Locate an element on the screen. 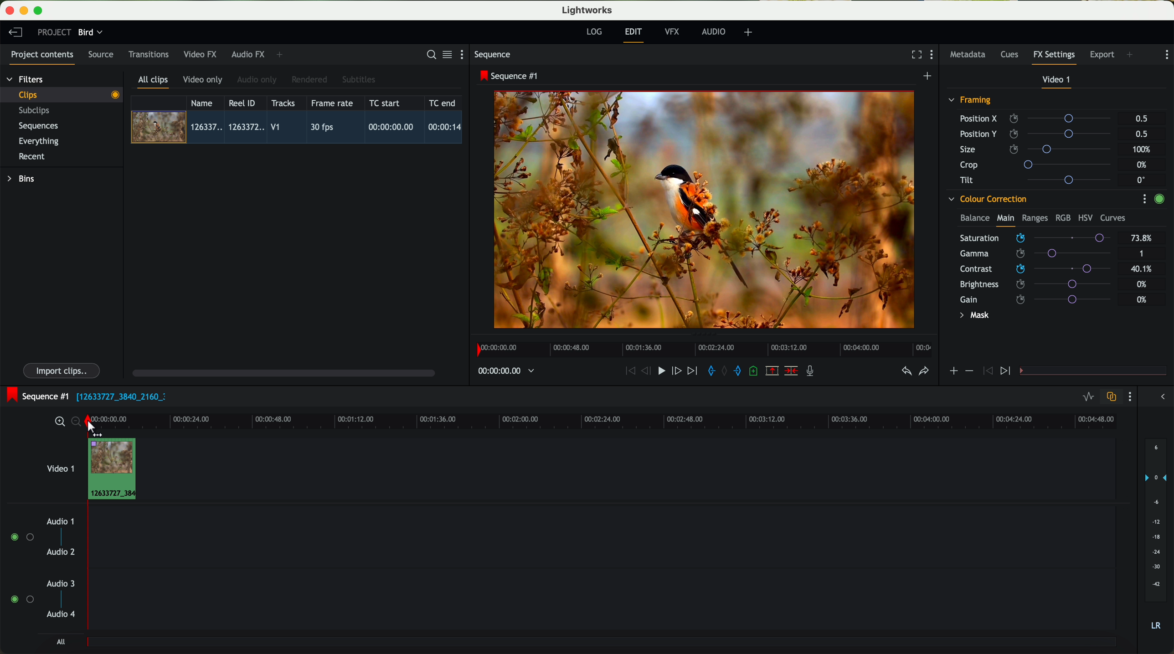 This screenshot has width=1174, height=654. bird is located at coordinates (90, 33).